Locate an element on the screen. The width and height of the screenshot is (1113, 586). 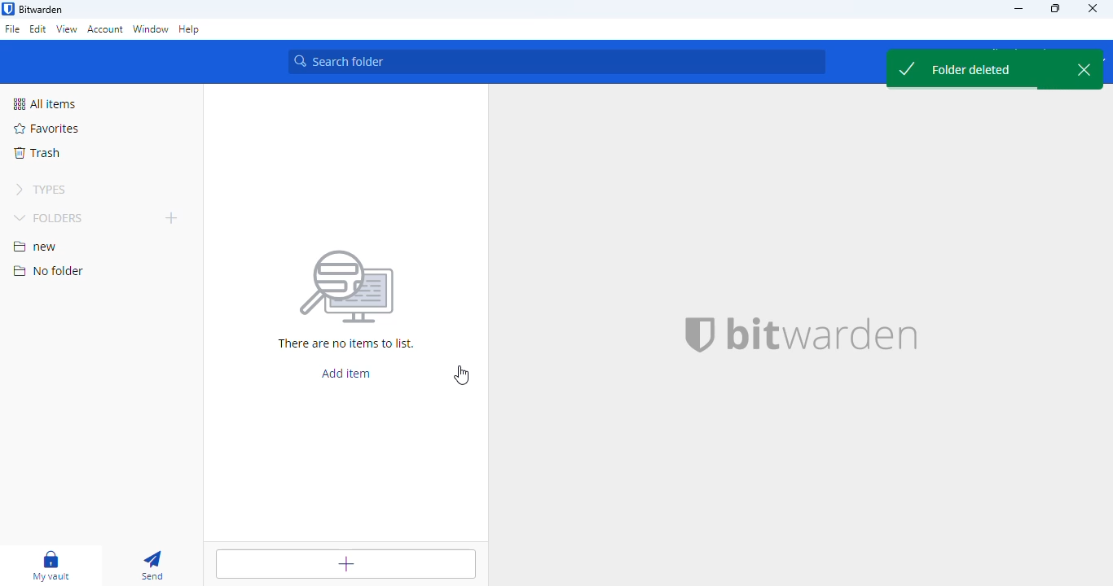
add item is located at coordinates (345, 564).